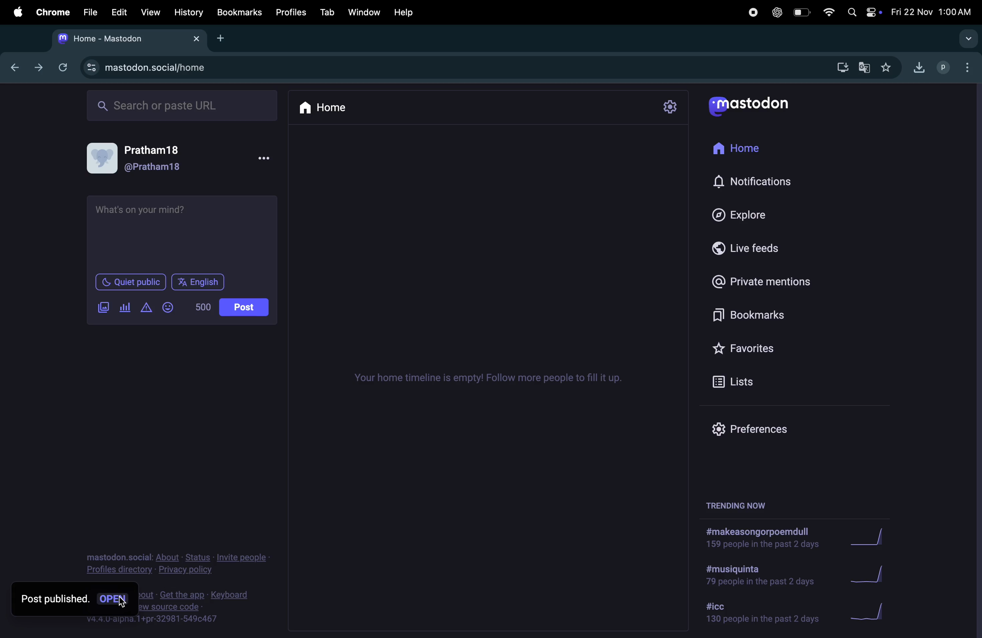  Describe the element at coordinates (168, 558) in the screenshot. I see `about` at that location.